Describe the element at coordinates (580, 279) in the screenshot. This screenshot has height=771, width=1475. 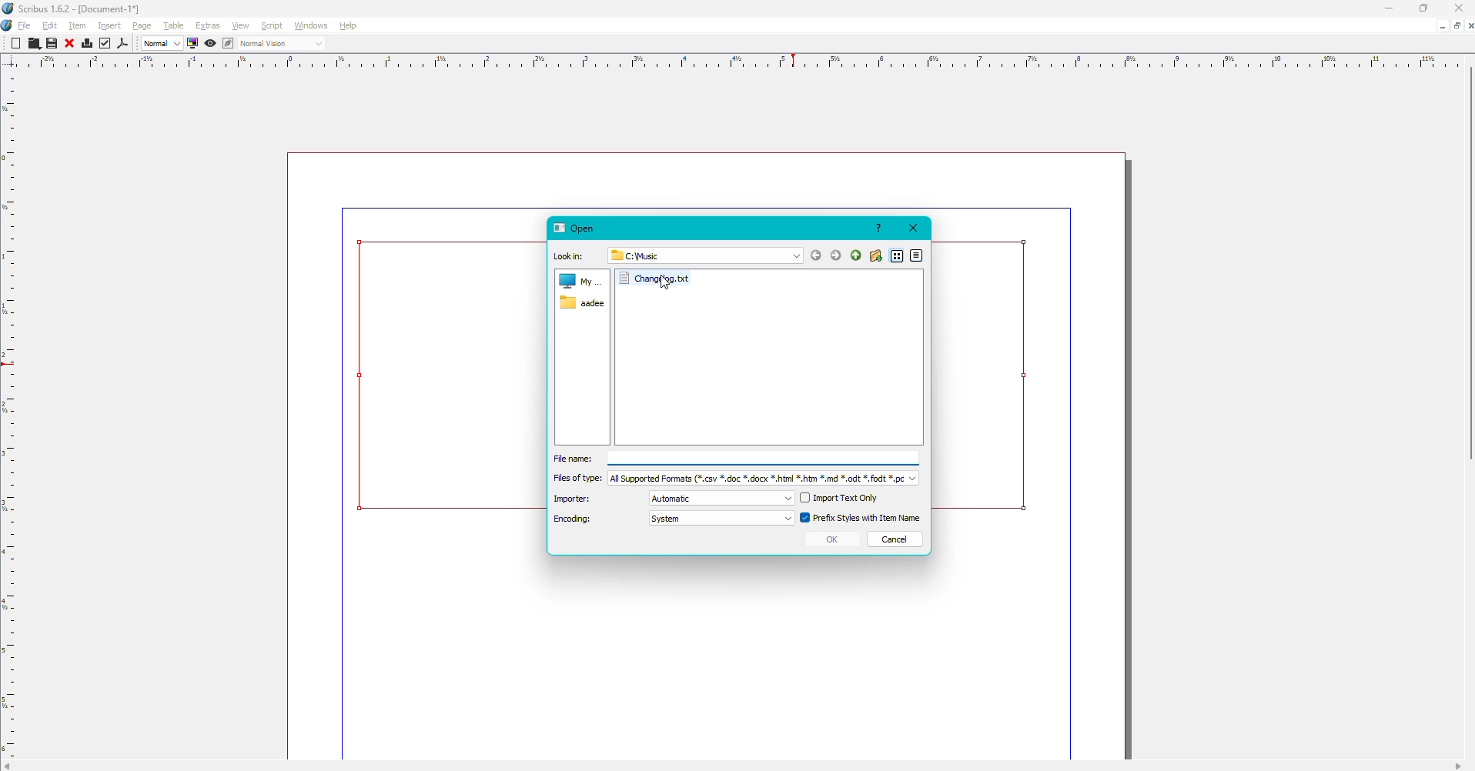
I see `My Computer` at that location.